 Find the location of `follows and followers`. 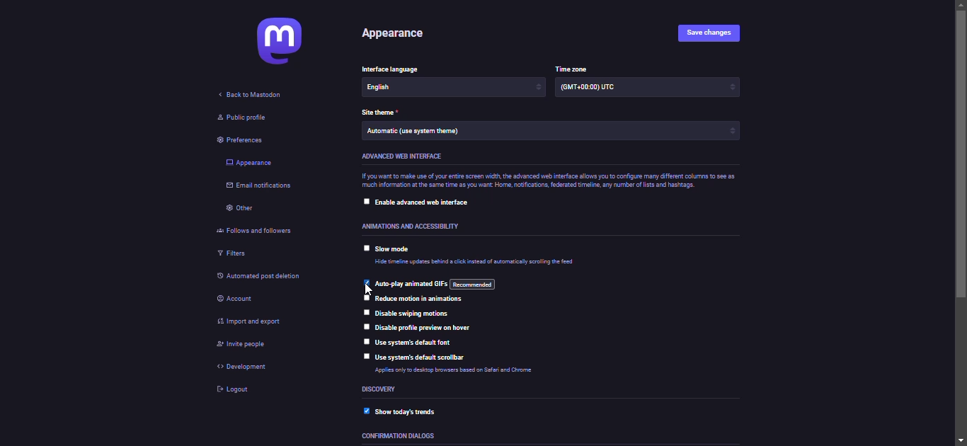

follows and followers is located at coordinates (262, 230).